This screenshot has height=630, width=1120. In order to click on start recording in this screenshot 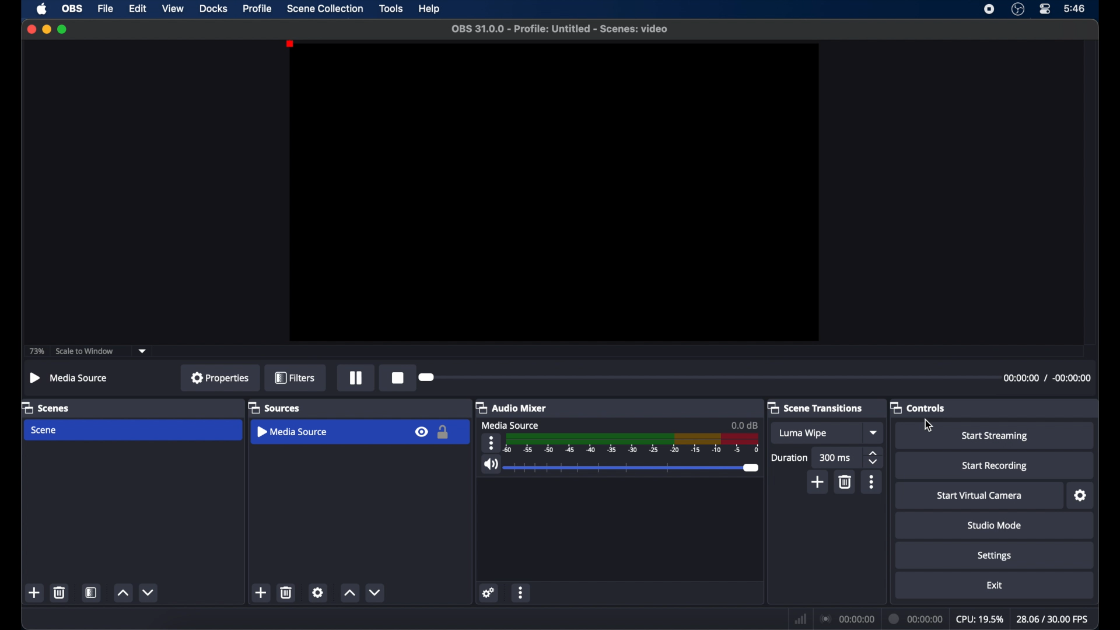, I will do `click(996, 466)`.